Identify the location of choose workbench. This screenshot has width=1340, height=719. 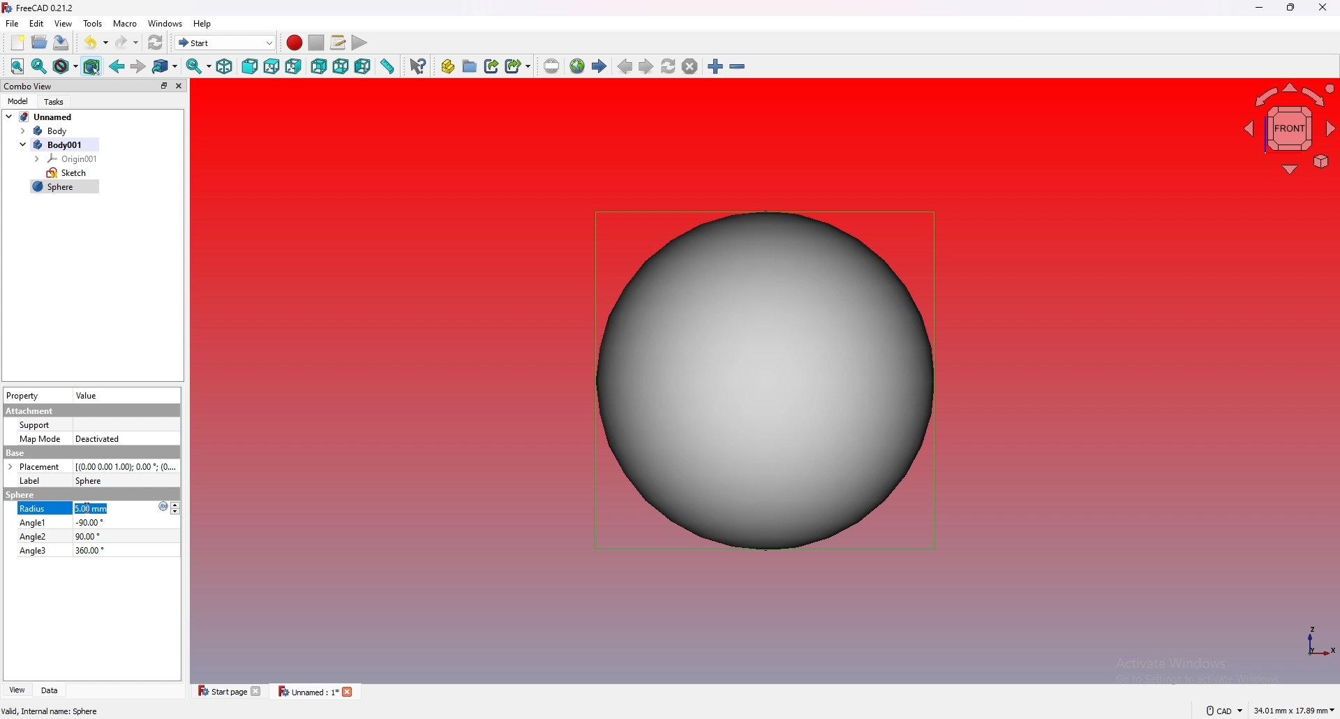
(225, 43).